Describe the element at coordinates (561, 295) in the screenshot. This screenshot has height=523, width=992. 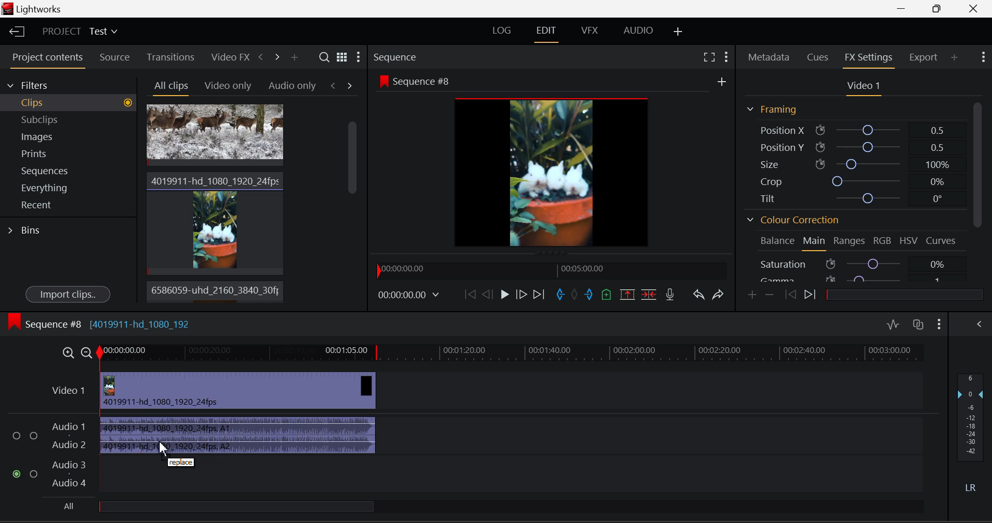
I see `Mark In` at that location.